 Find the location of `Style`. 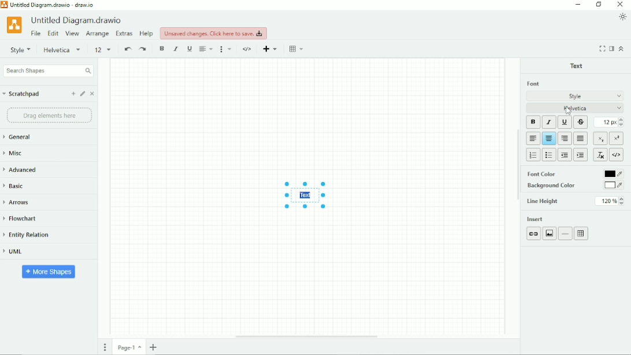

Style is located at coordinates (20, 50).